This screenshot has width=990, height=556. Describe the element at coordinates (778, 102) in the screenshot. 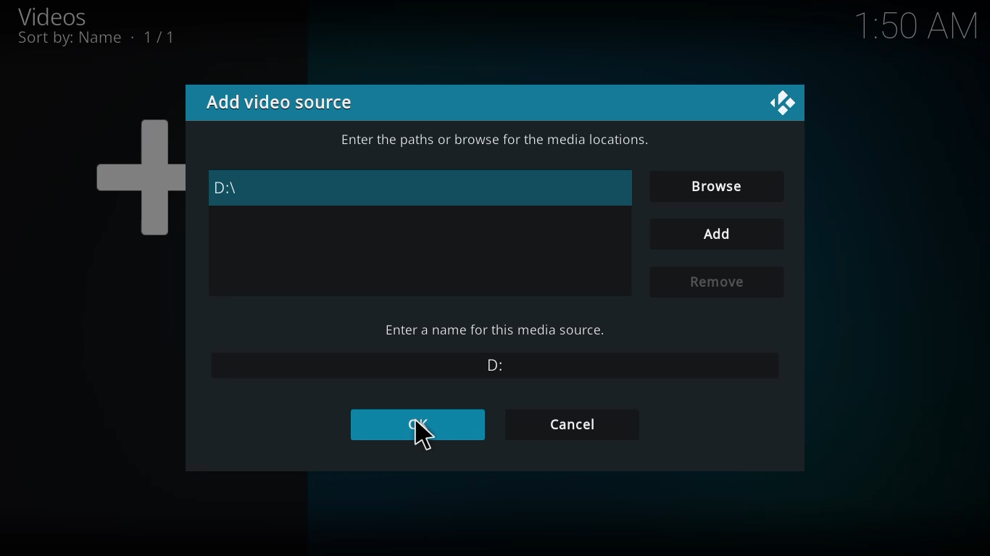

I see `close` at that location.